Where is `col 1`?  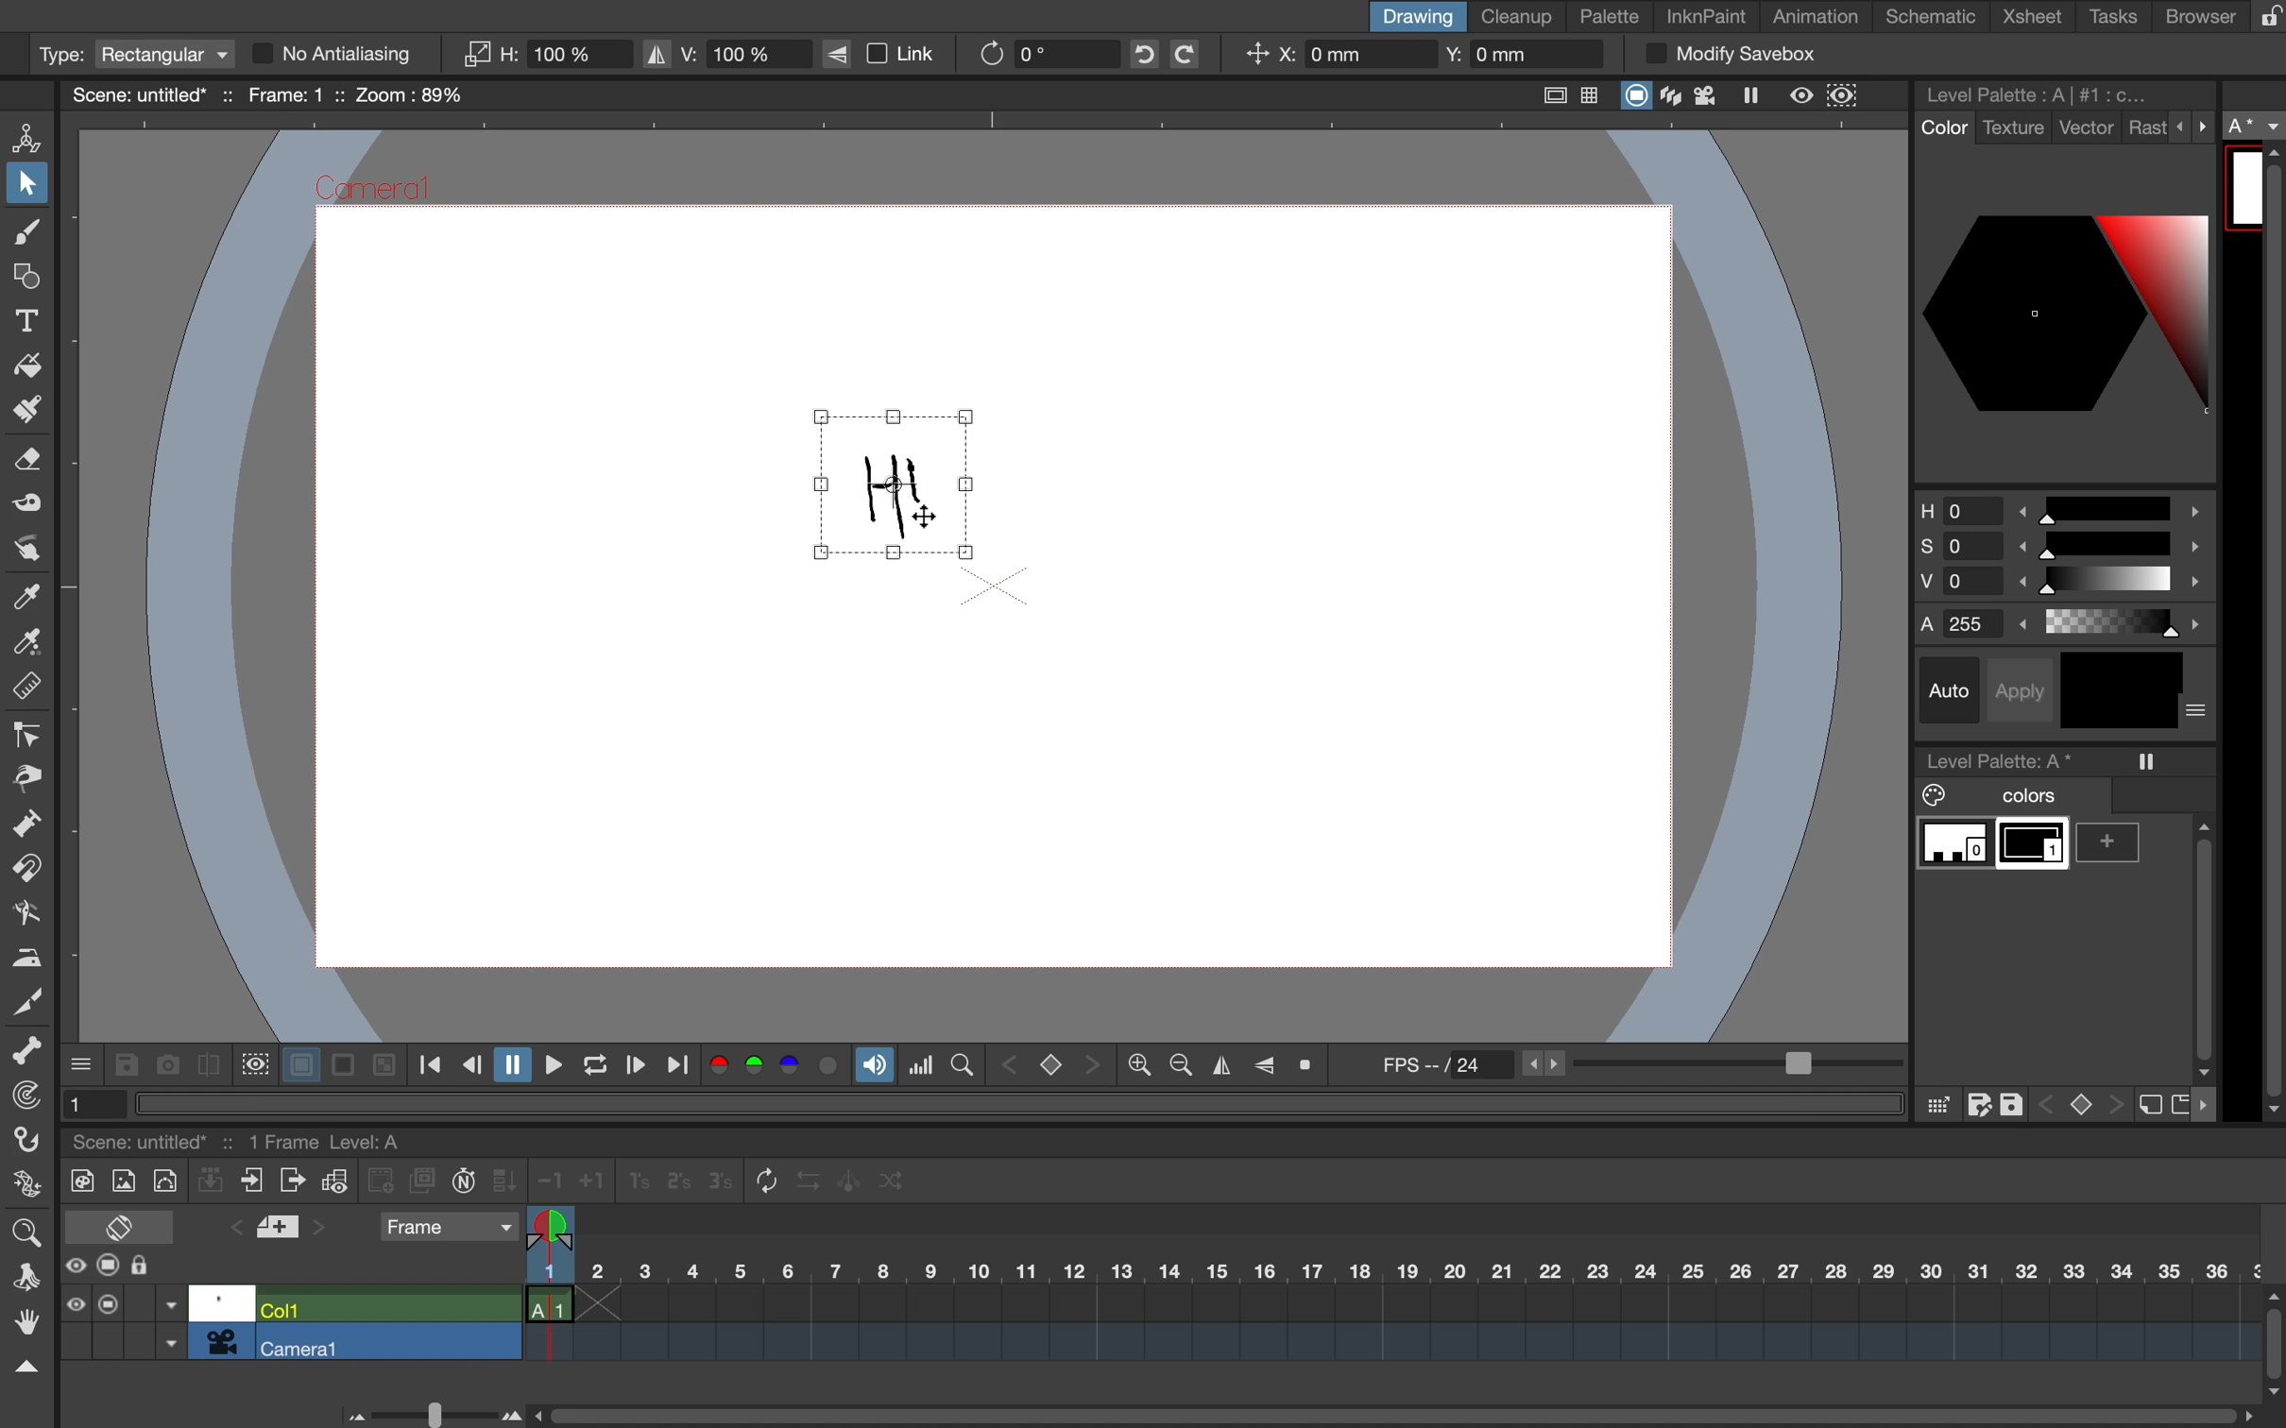
col 1 is located at coordinates (384, 1307).